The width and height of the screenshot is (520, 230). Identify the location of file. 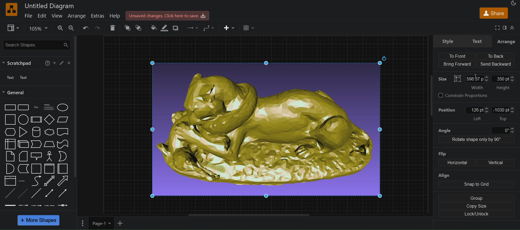
(26, 16).